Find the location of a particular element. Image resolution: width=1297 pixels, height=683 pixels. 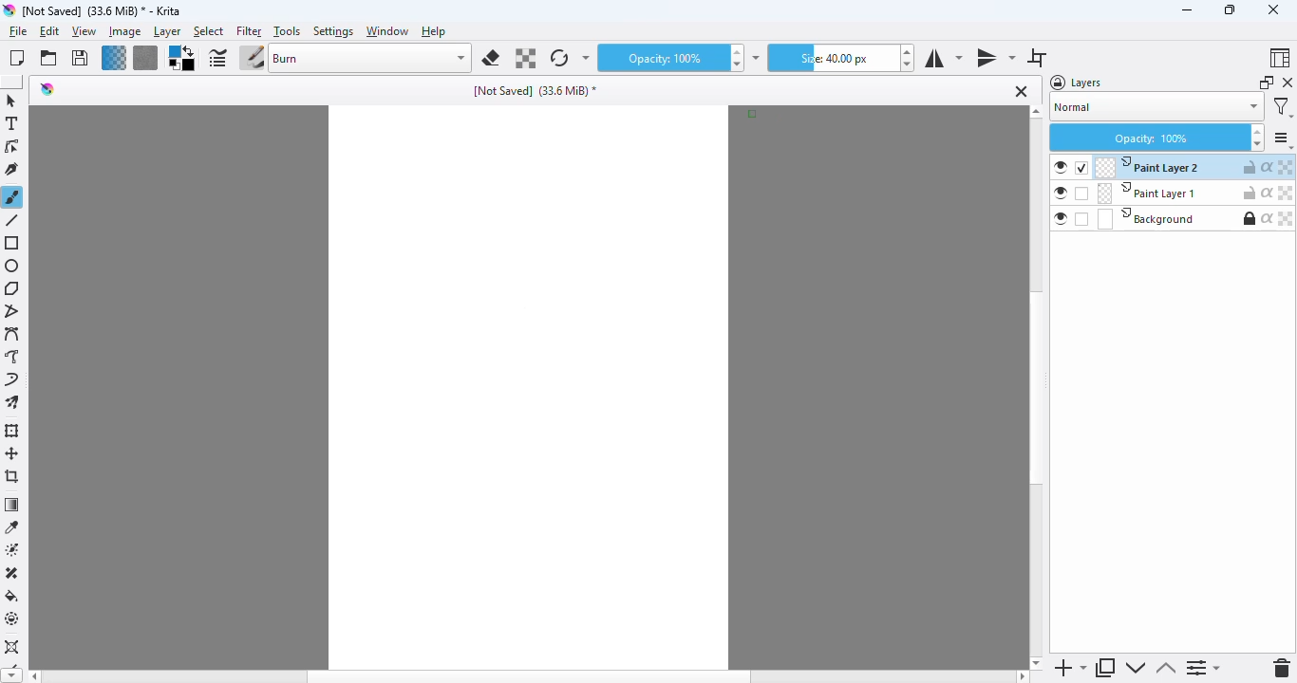

visibility is located at coordinates (1061, 193).